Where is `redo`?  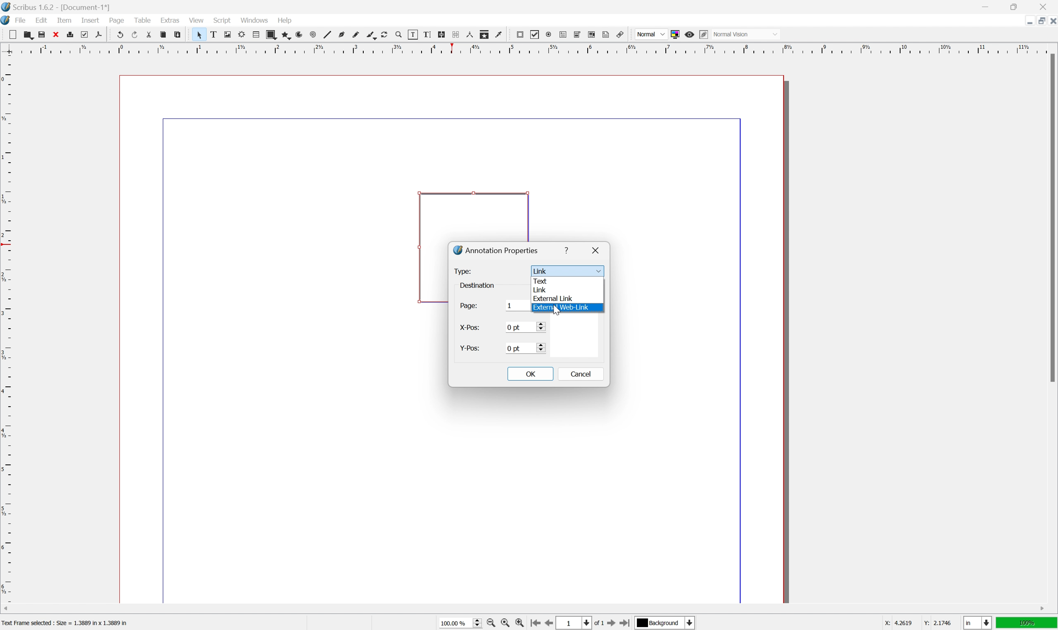 redo is located at coordinates (134, 34).